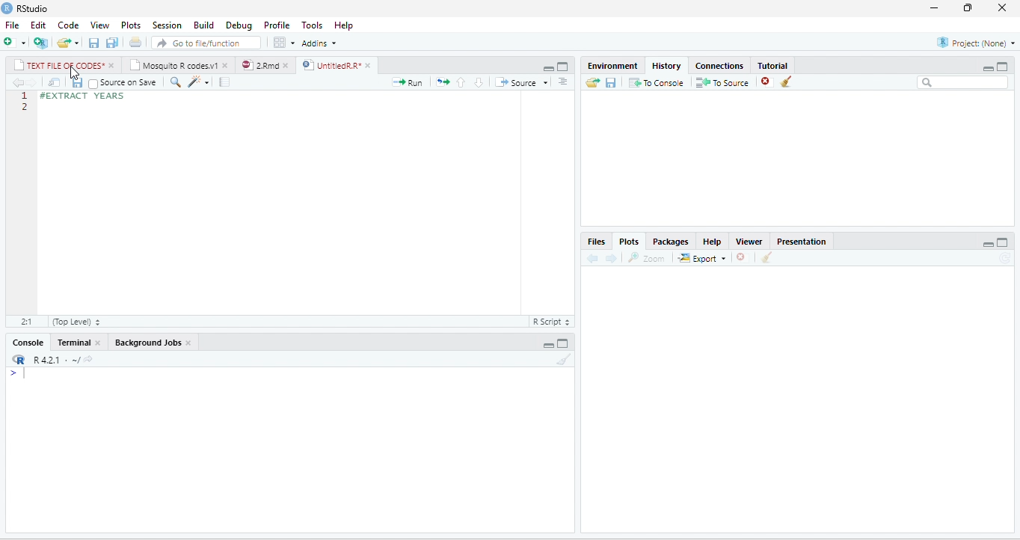 Image resolution: width=1020 pixels, height=540 pixels. Describe the element at coordinates (548, 346) in the screenshot. I see `minimize` at that location.